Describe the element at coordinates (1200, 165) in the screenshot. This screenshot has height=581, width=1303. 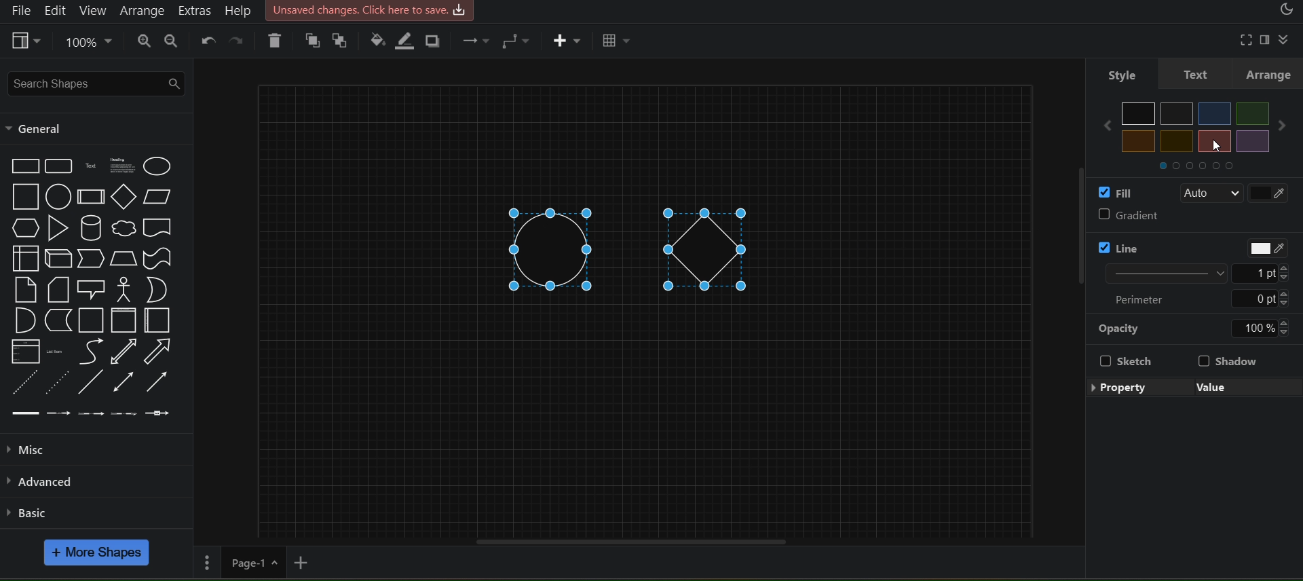
I see `` at that location.